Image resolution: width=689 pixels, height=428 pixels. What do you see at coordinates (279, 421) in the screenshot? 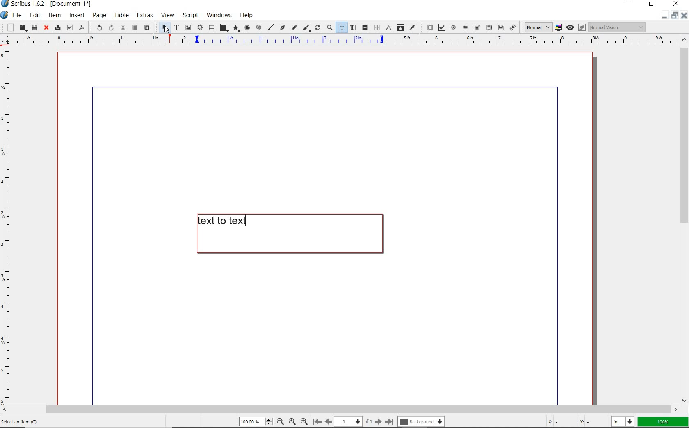
I see `Zoom out` at bounding box center [279, 421].